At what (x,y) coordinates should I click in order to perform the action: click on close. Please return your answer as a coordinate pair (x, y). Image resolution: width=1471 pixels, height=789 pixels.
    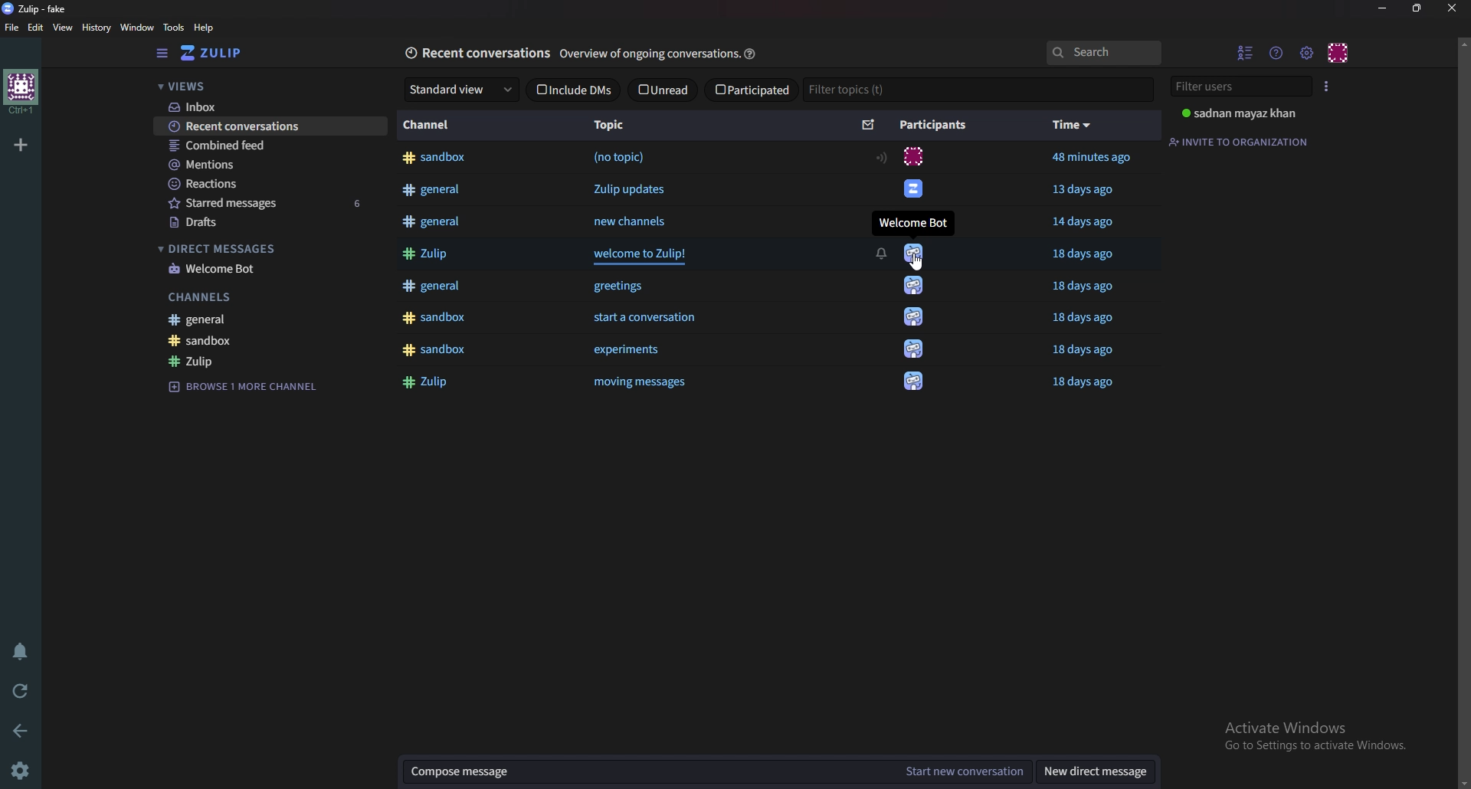
    Looking at the image, I should click on (1452, 10).